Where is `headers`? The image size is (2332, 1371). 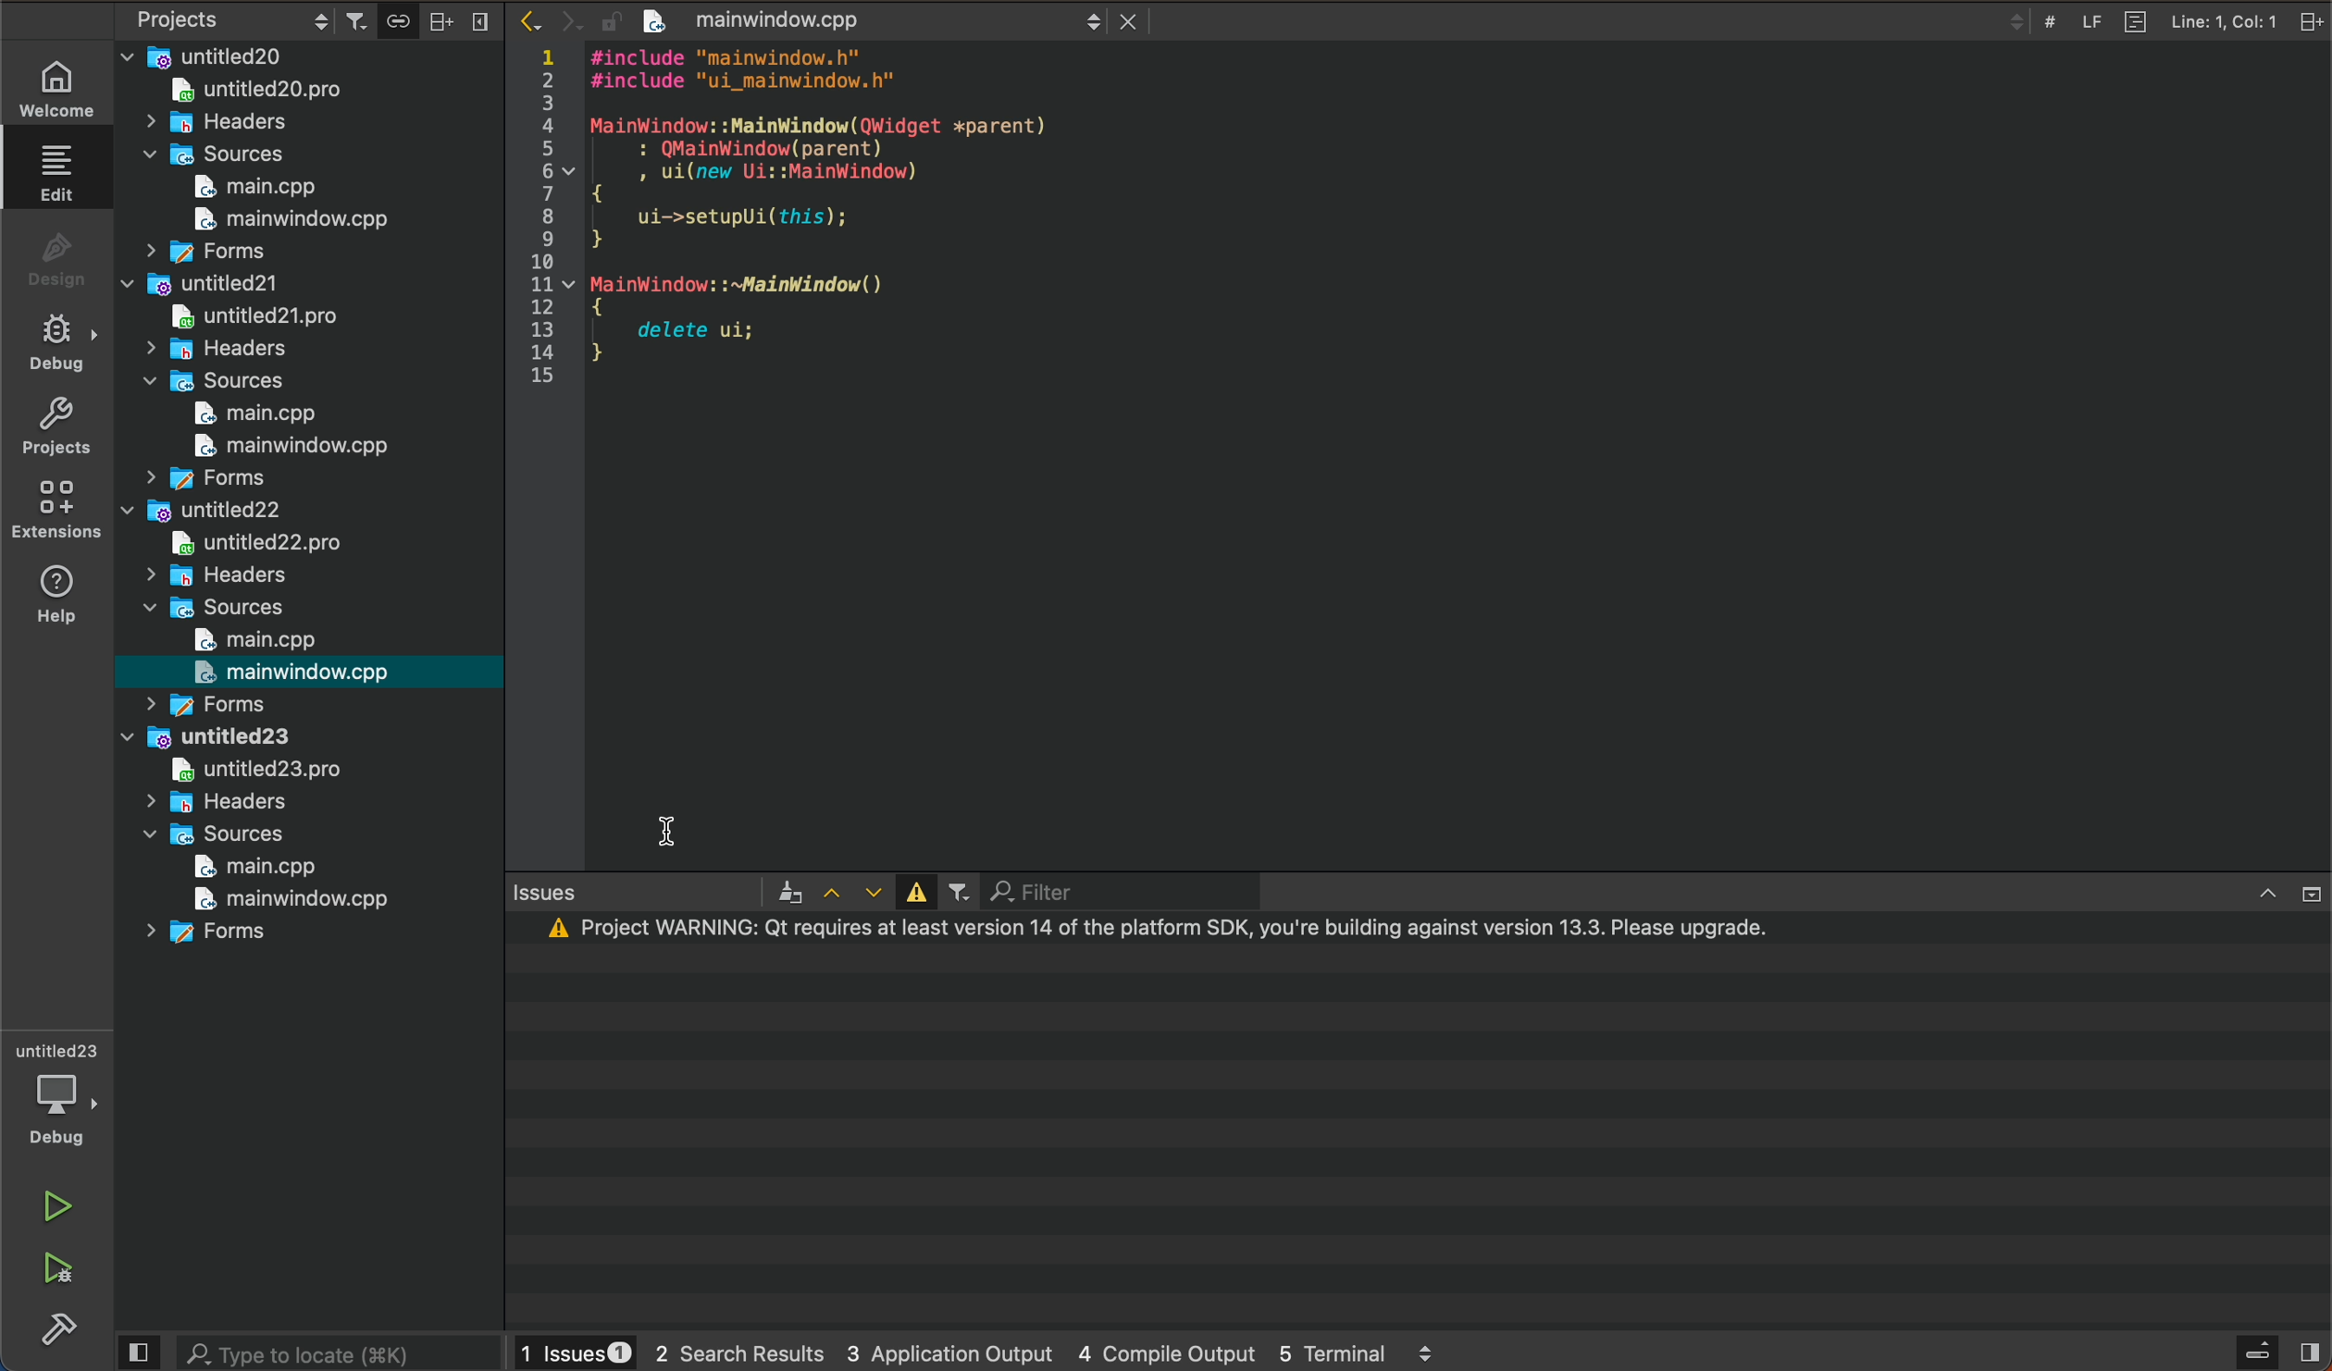
headers is located at coordinates (215, 802).